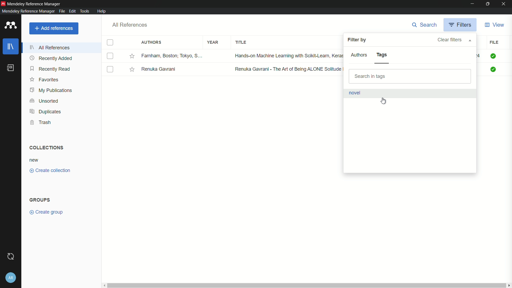 Image resolution: width=512 pixels, height=288 pixels. What do you see at coordinates (494, 42) in the screenshot?
I see `file` at bounding box center [494, 42].